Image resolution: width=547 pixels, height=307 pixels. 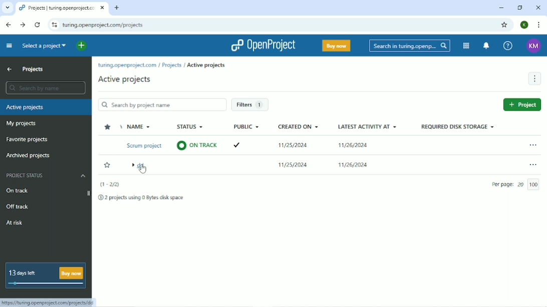 What do you see at coordinates (110, 184) in the screenshot?
I see `(1-2/2)` at bounding box center [110, 184].